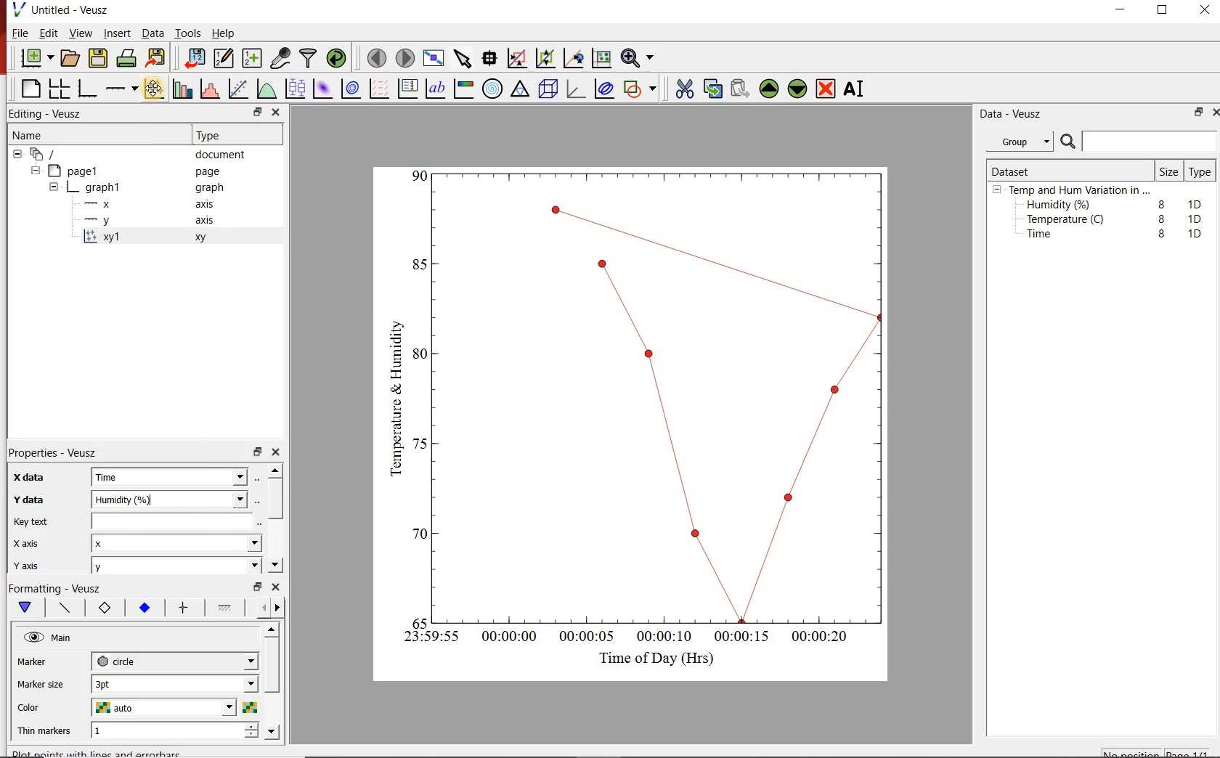 This screenshot has width=1220, height=758. Describe the element at coordinates (150, 33) in the screenshot. I see `Data` at that location.